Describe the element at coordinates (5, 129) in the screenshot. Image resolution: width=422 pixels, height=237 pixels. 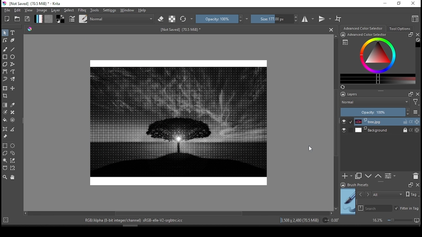
I see `assistant tool` at that location.